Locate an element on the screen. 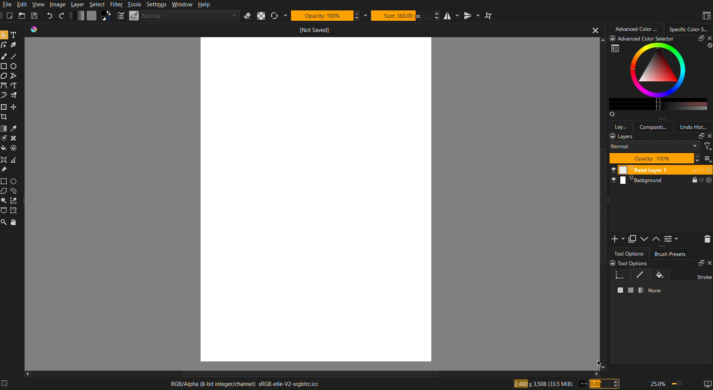 This screenshot has height=390, width=713. Copy Layer is located at coordinates (632, 239).